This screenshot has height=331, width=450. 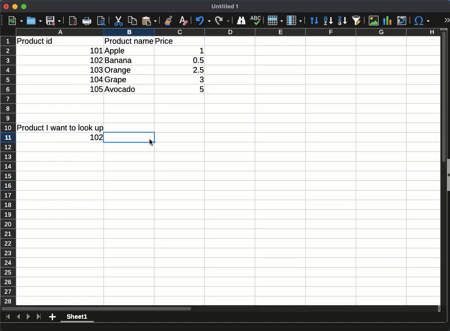 I want to click on Horizontal scroll, so click(x=221, y=309).